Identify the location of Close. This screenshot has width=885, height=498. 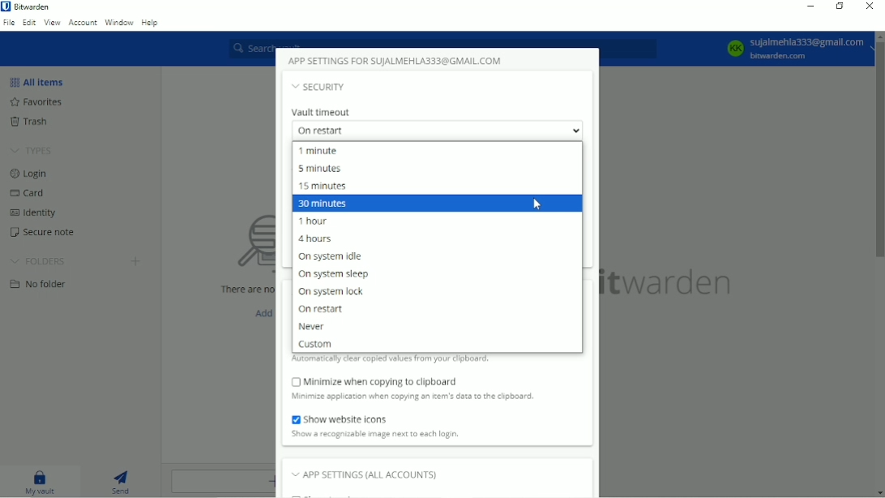
(870, 7).